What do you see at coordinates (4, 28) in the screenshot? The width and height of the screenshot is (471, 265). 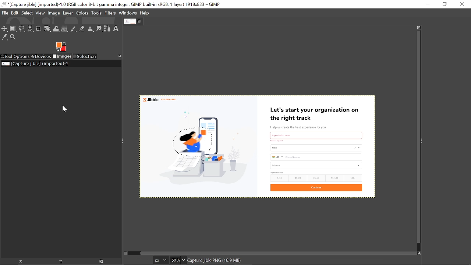 I see `Move tool` at bounding box center [4, 28].